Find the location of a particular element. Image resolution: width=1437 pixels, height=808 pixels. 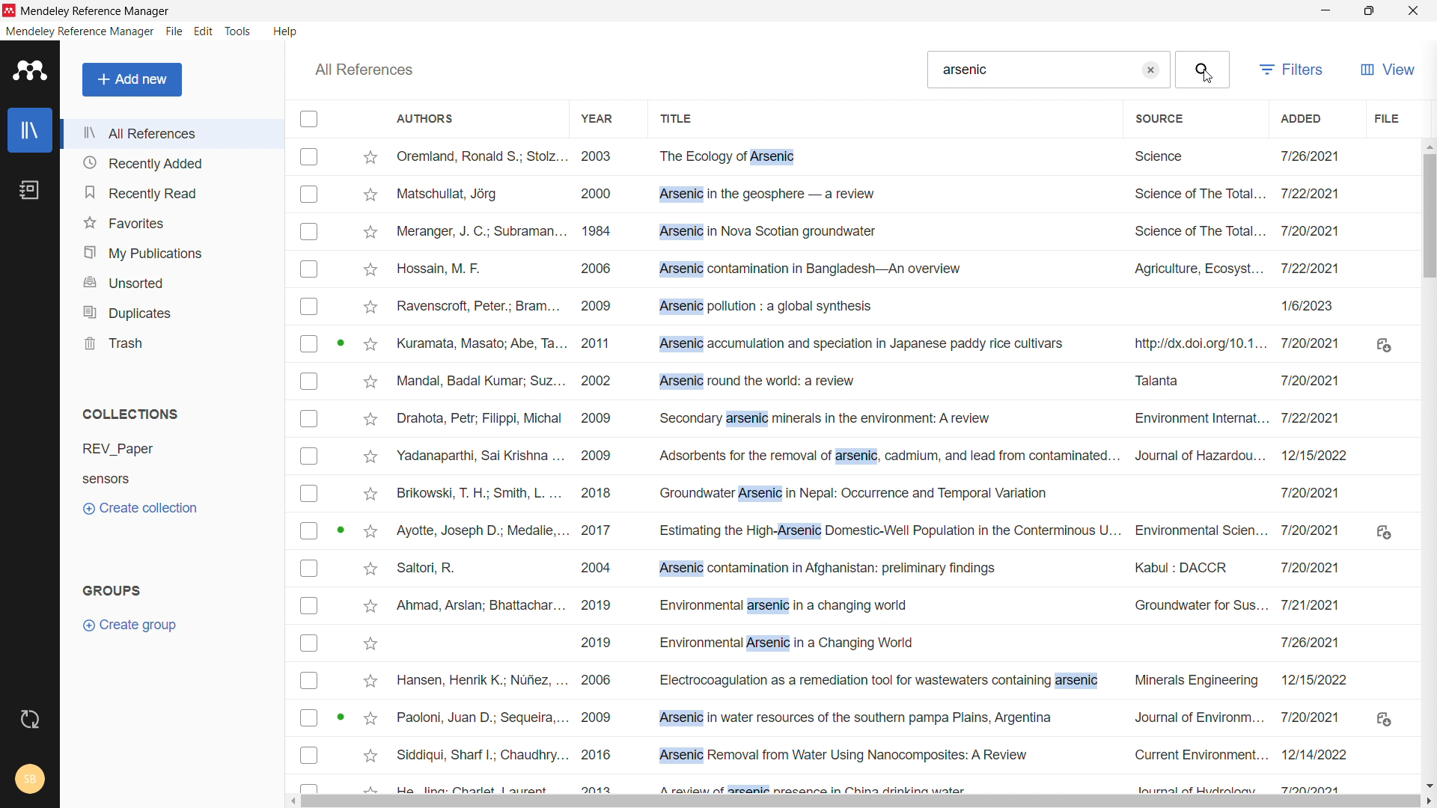

Kuramata, Masato; Abe, Ta... 2011 Arsenic accumulation and speciation in Japanese paddy rice cultivars http://dx.doi.org/10.1... 7/20/2021 is located at coordinates (867, 345).